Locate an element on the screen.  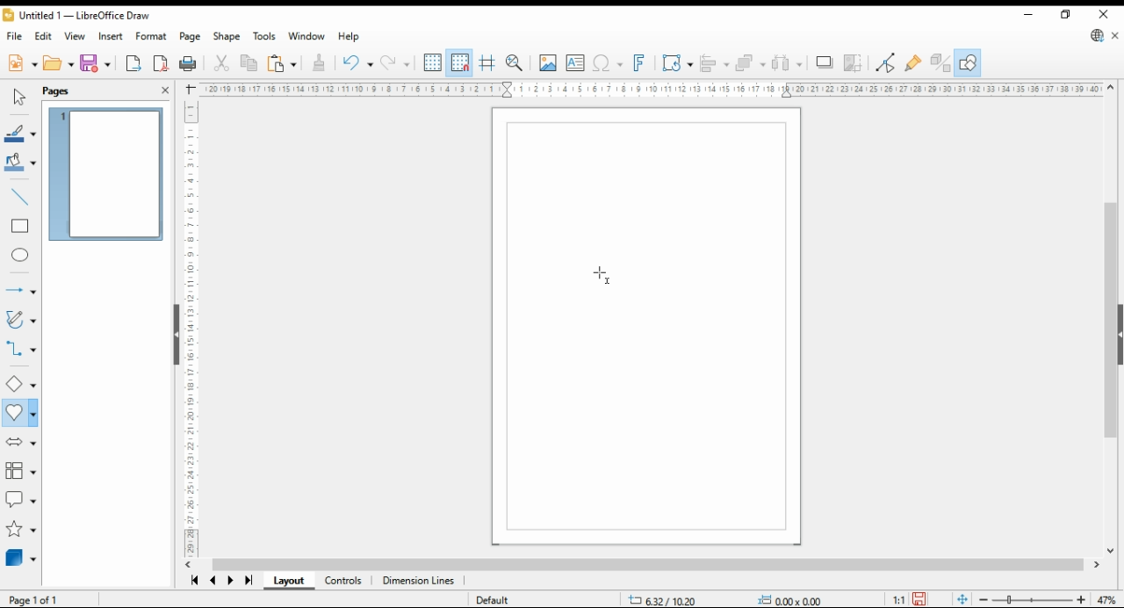
display grid is located at coordinates (433, 63).